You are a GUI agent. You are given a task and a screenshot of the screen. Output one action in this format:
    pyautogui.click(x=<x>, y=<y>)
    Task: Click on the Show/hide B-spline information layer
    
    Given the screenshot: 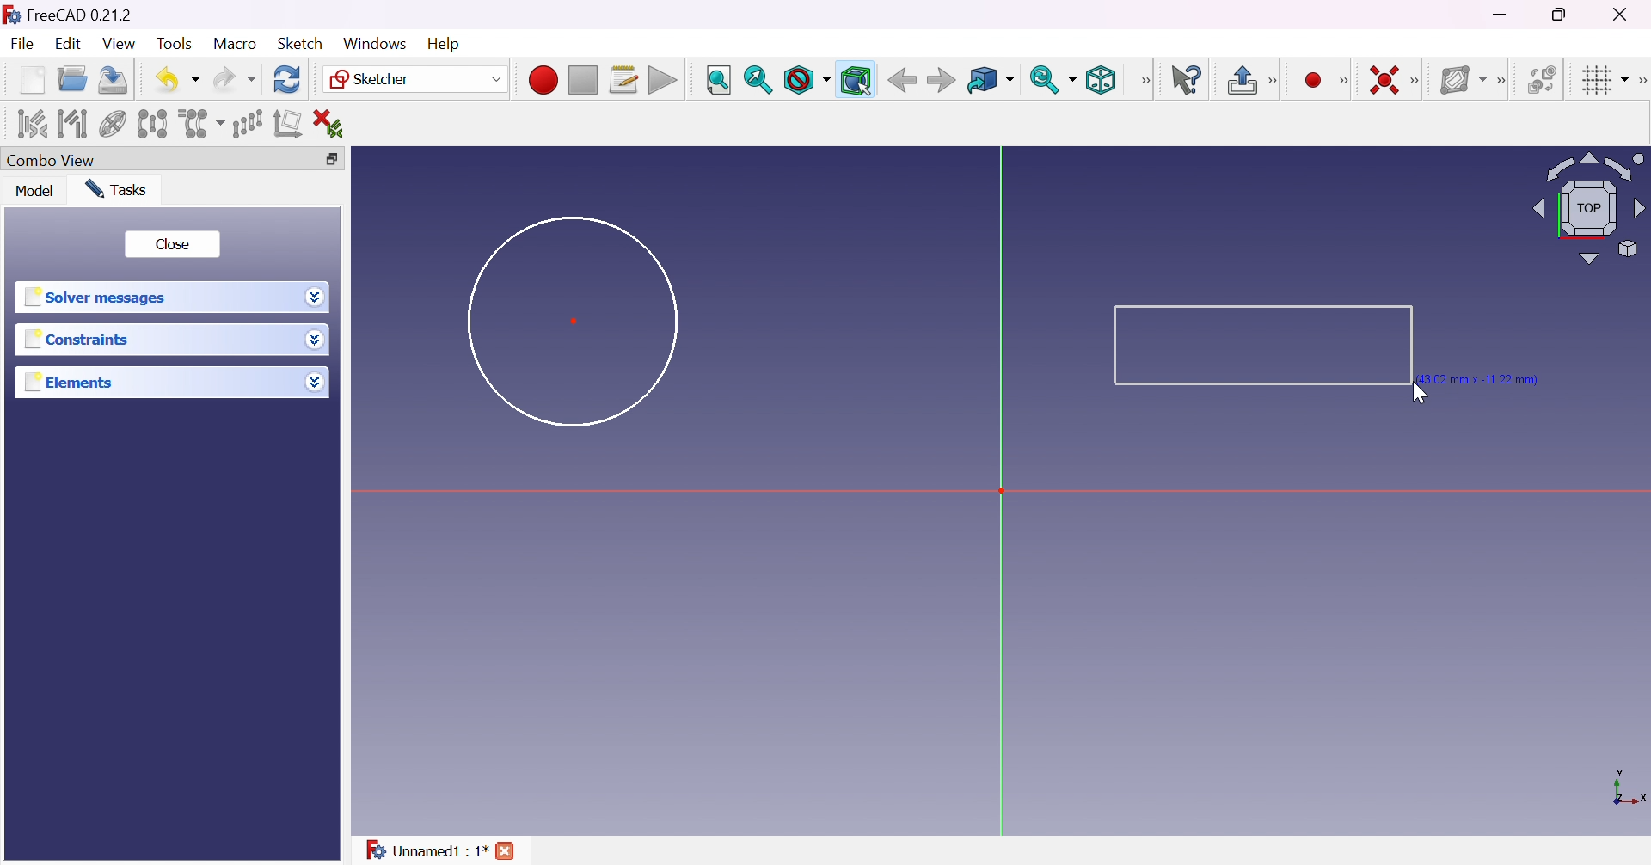 What is the action you would take?
    pyautogui.click(x=1464, y=79)
    